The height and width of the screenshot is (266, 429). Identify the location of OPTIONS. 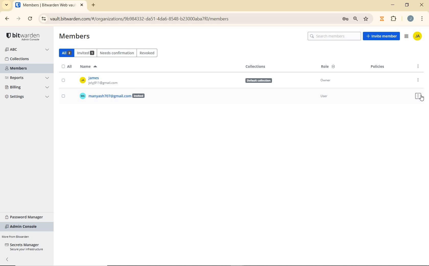
(419, 66).